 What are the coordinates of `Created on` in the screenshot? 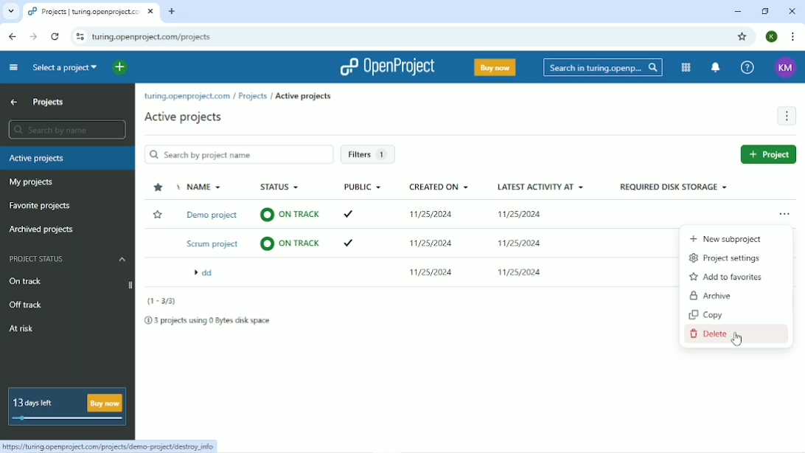 It's located at (440, 187).